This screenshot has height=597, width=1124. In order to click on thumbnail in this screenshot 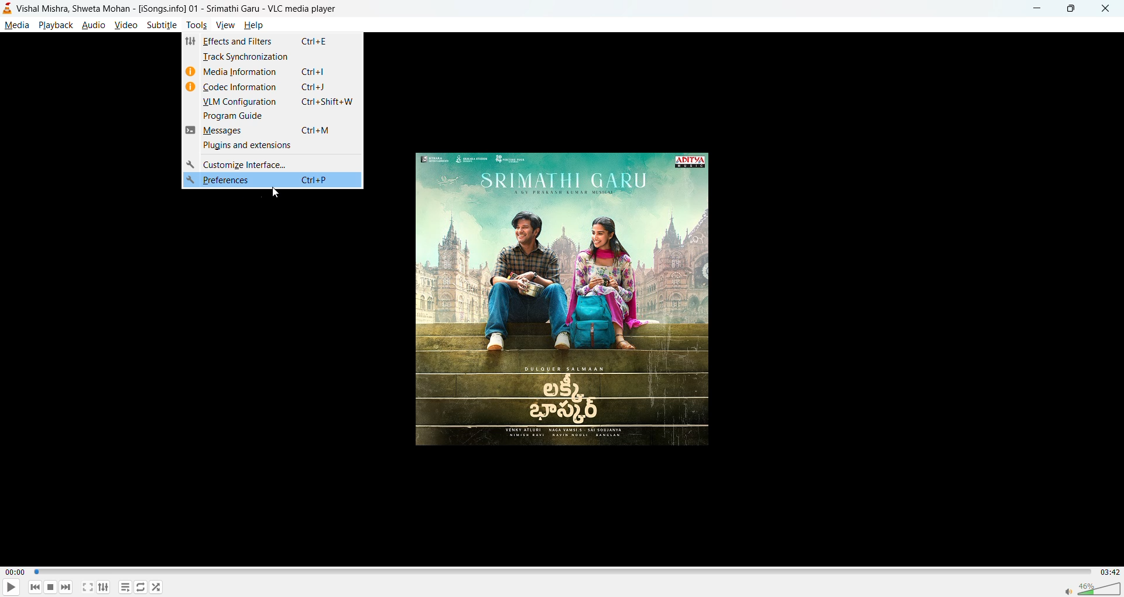, I will do `click(566, 302)`.